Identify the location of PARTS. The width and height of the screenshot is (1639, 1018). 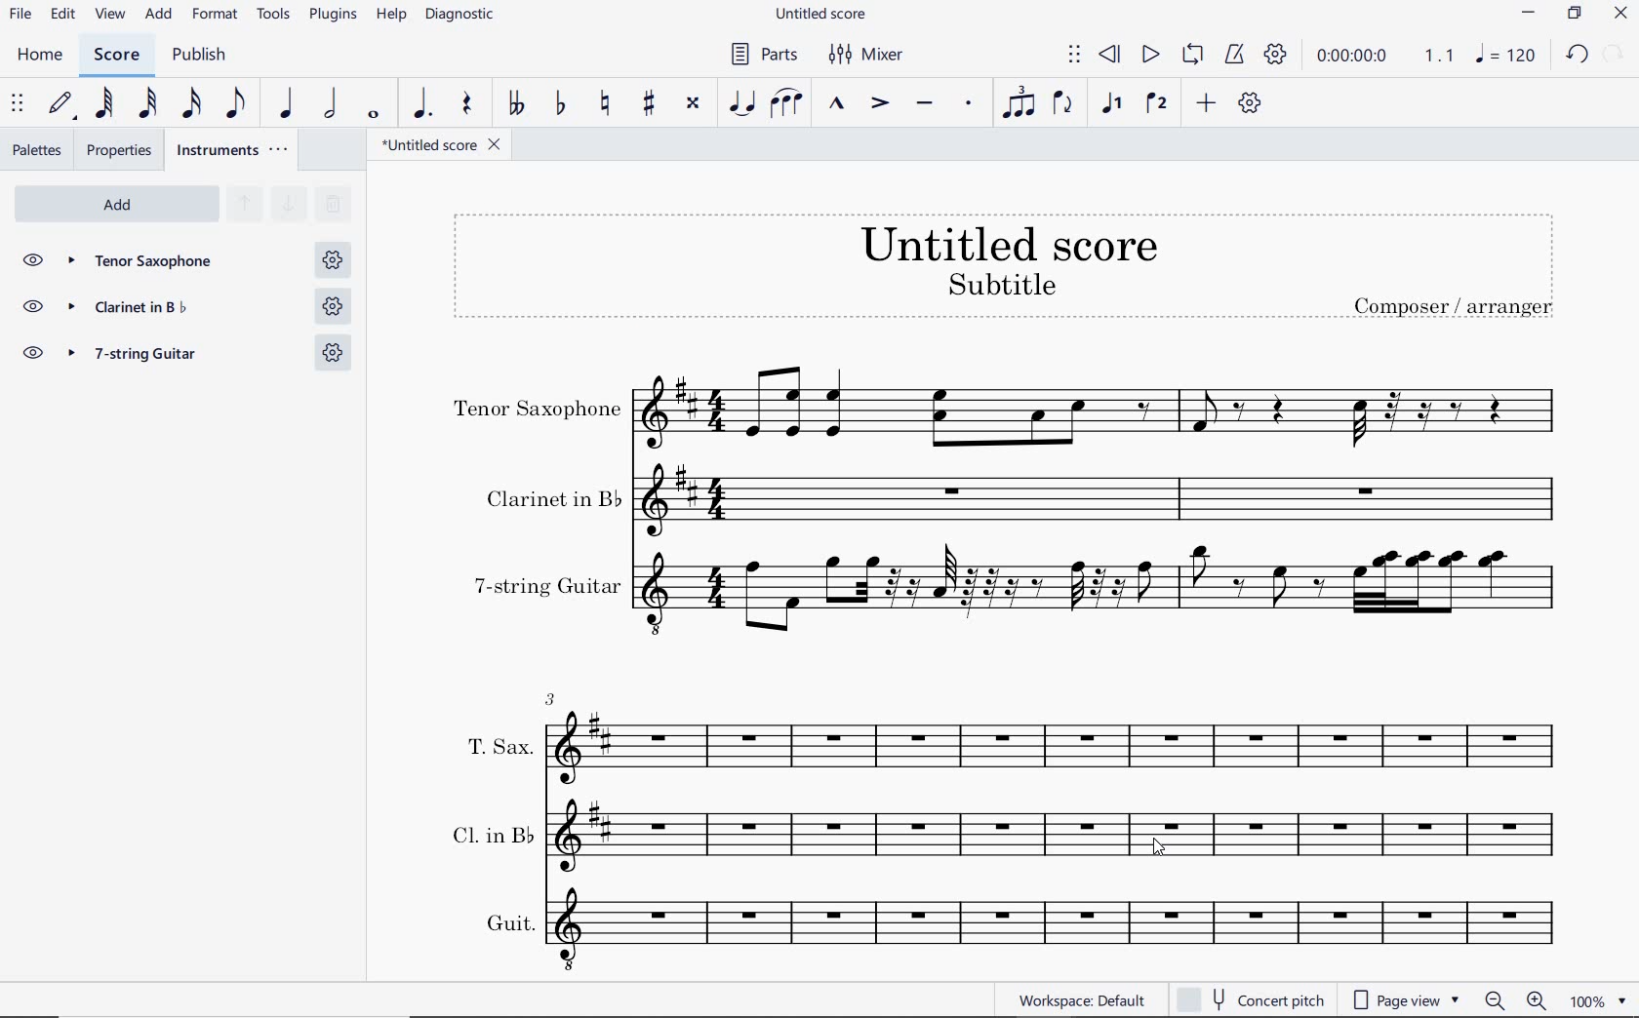
(760, 52).